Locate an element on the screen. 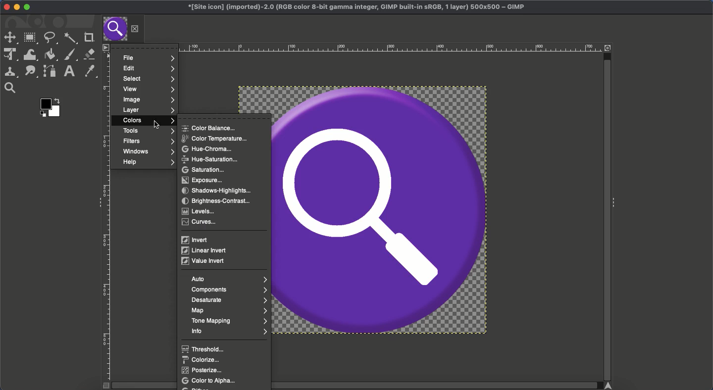 Image resolution: width=713 pixels, height=390 pixels. Close is located at coordinates (6, 6).